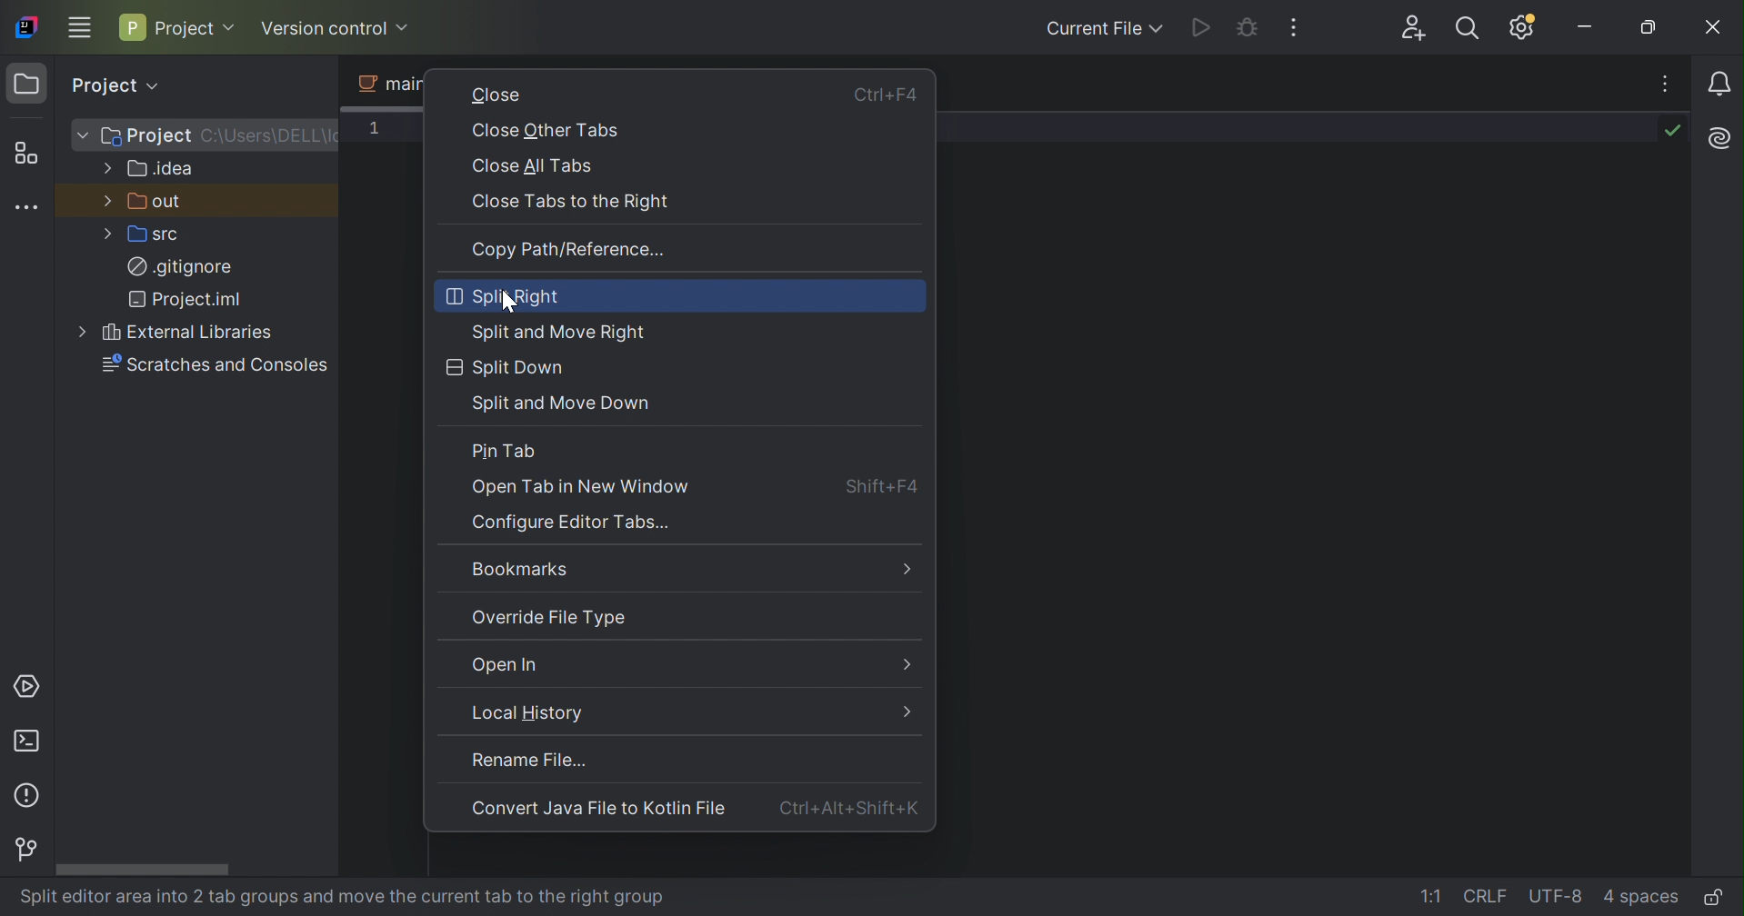 Image resolution: width=1744 pixels, height=916 pixels. I want to click on Run, so click(1205, 27).